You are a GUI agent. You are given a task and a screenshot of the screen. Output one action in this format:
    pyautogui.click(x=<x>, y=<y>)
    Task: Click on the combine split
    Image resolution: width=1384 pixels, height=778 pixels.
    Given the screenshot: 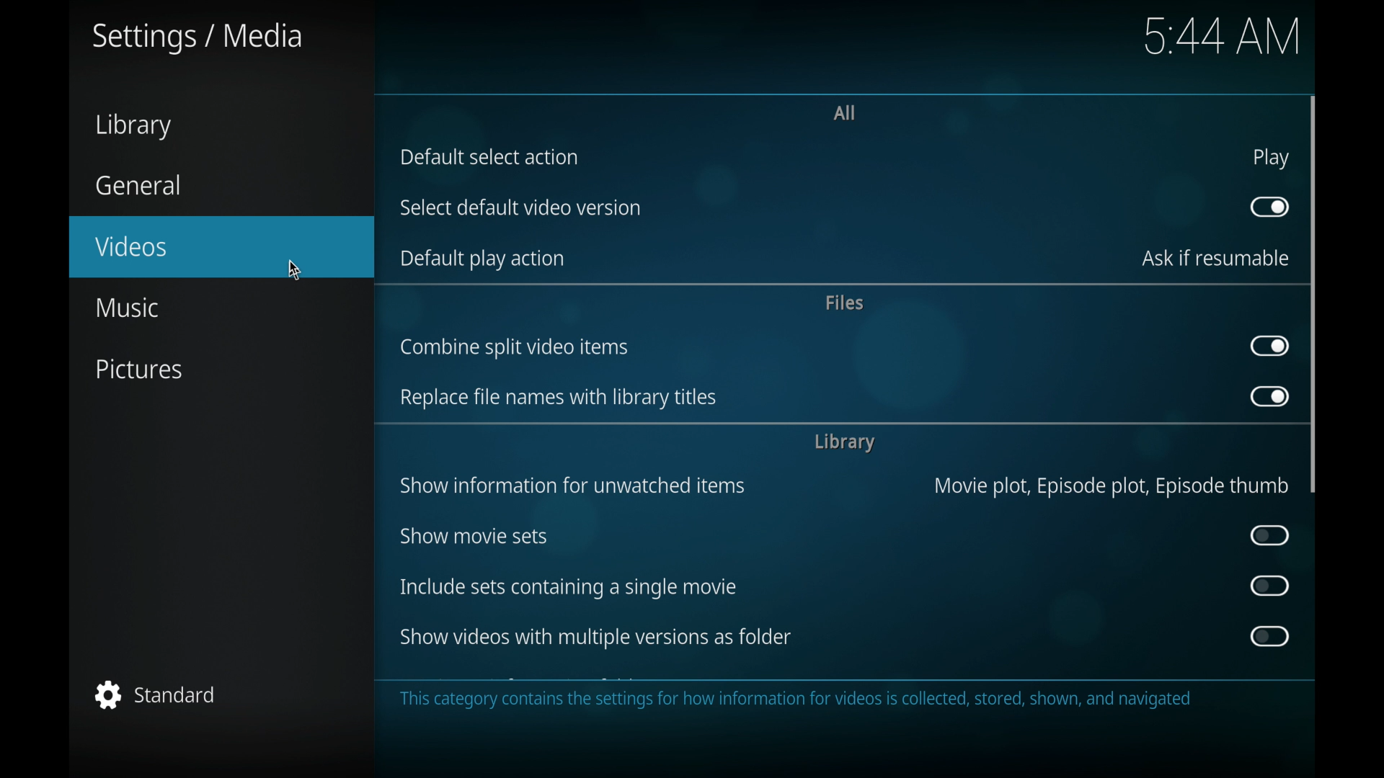 What is the action you would take?
    pyautogui.click(x=514, y=348)
    